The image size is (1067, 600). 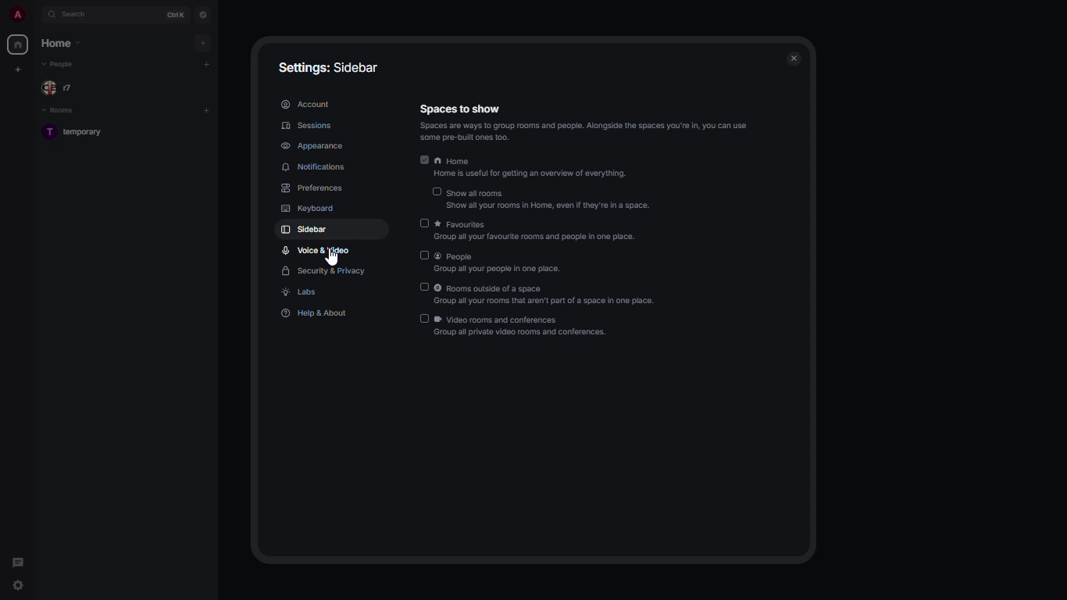 I want to click on labs, so click(x=301, y=293).